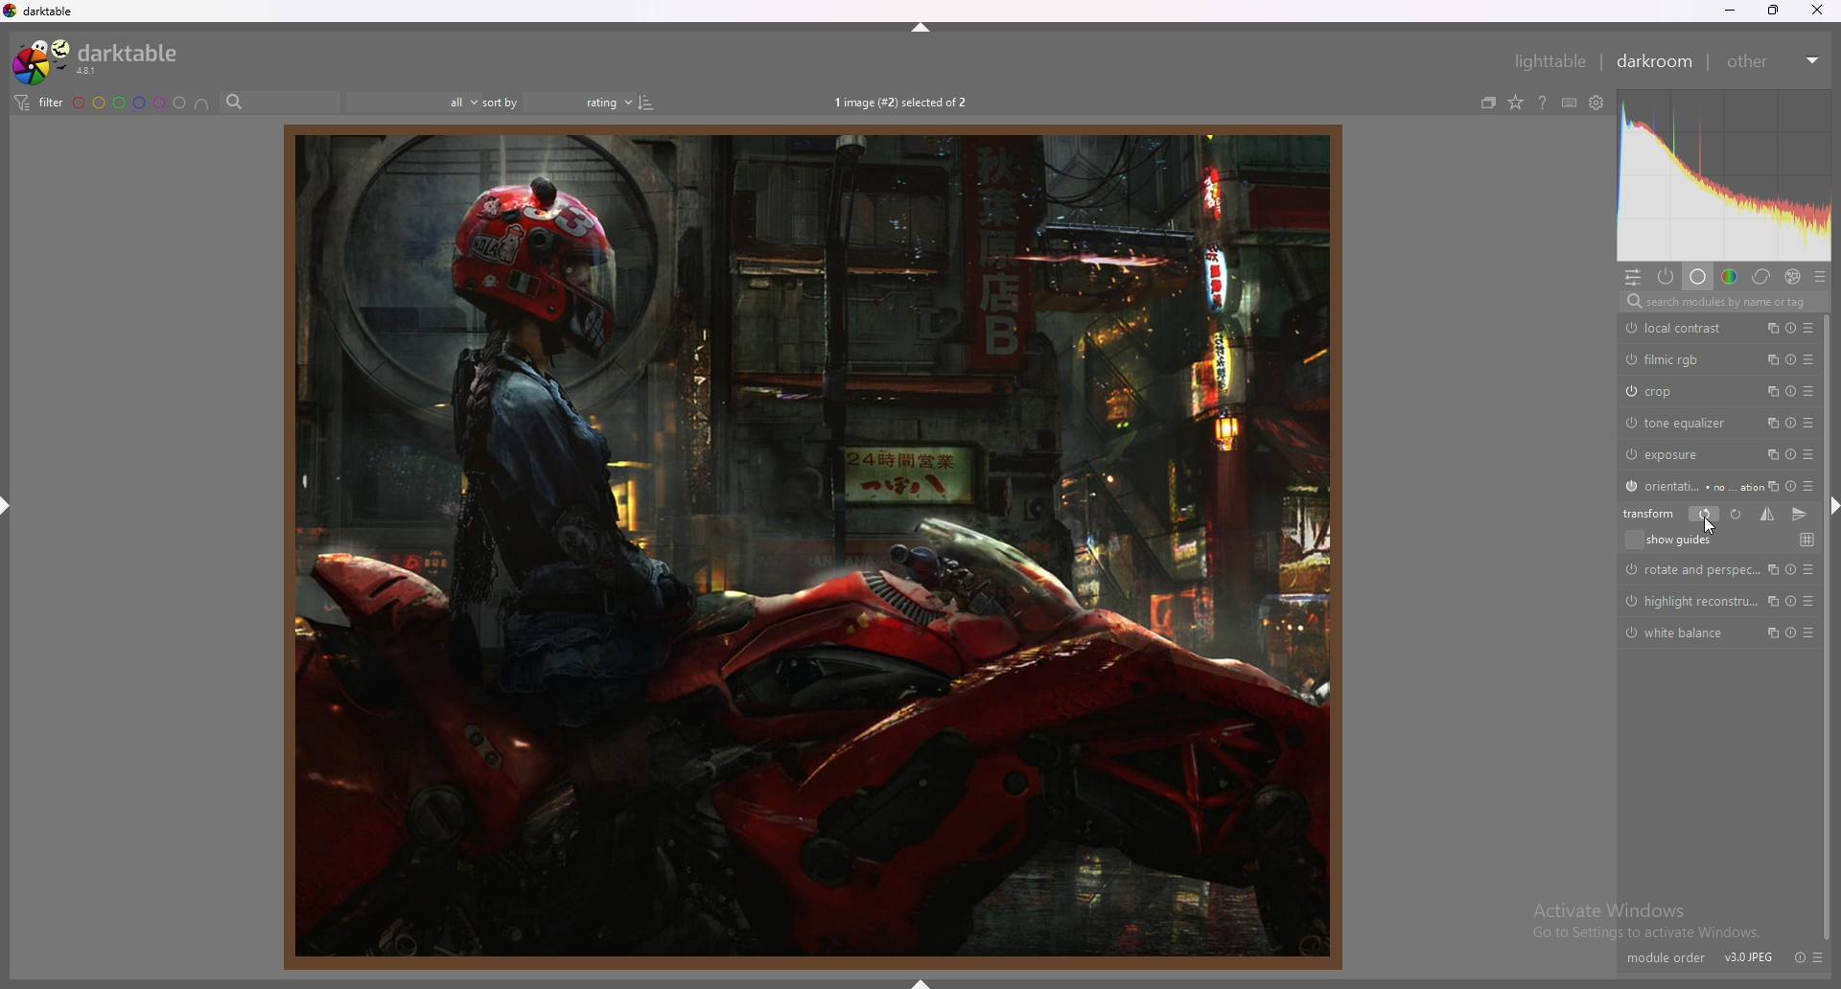 This screenshot has width=1841, height=989. I want to click on presets, so click(1820, 278).